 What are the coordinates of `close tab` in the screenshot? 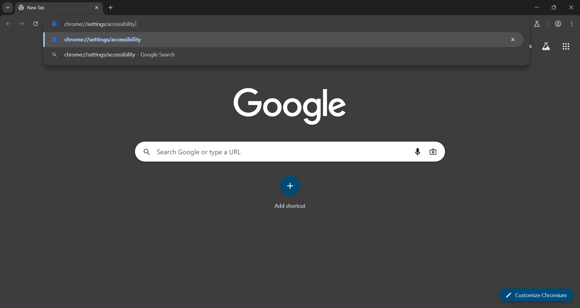 It's located at (97, 7).